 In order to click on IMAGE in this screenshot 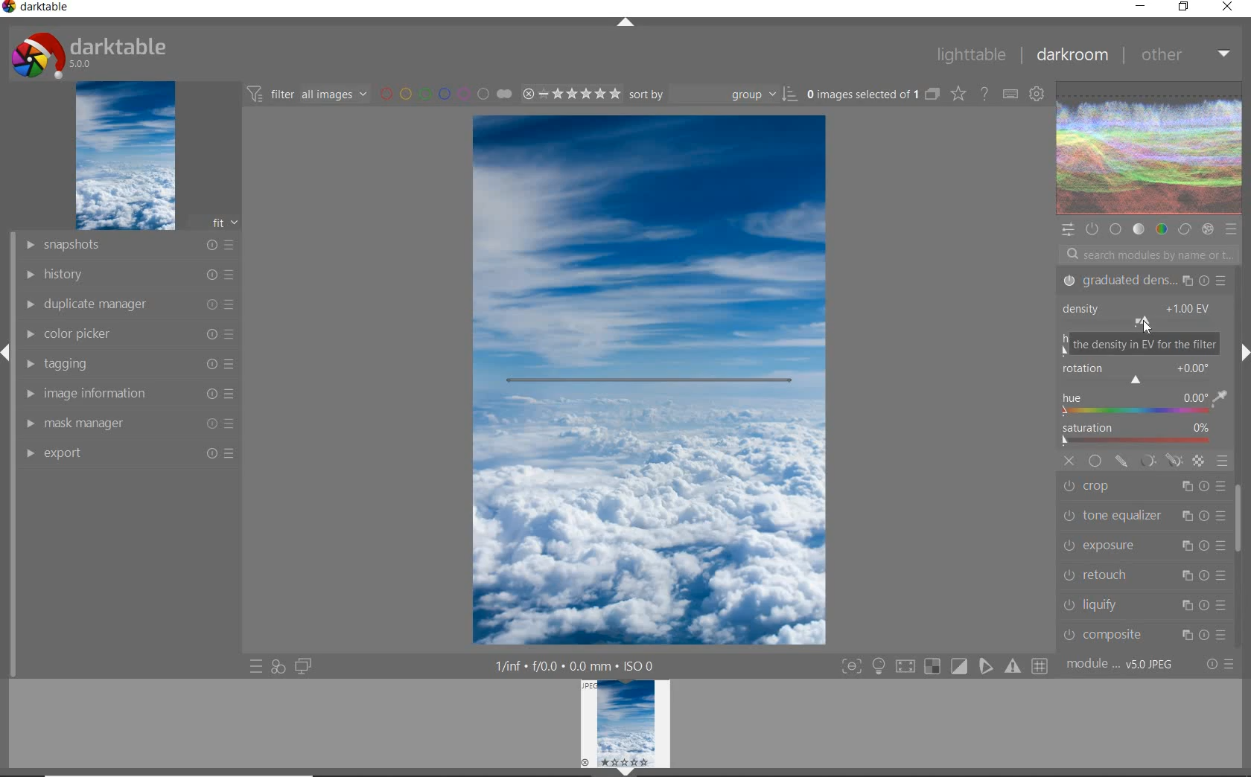, I will do `click(124, 156)`.